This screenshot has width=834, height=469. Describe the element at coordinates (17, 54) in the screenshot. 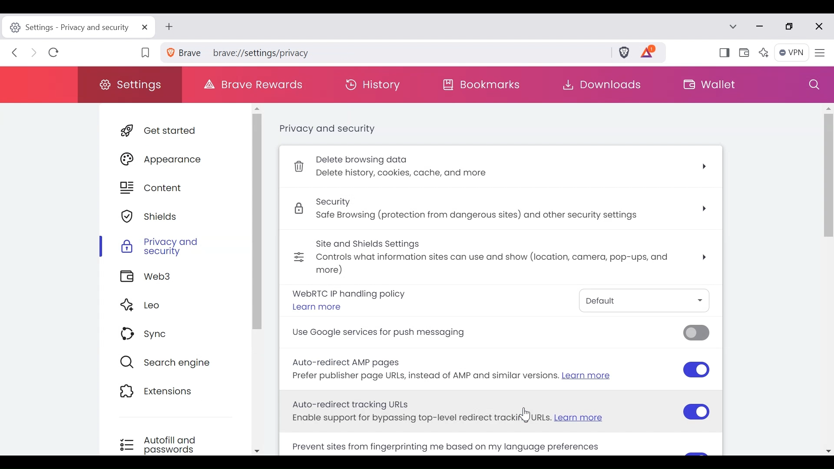

I see `Click to Go Back` at that location.